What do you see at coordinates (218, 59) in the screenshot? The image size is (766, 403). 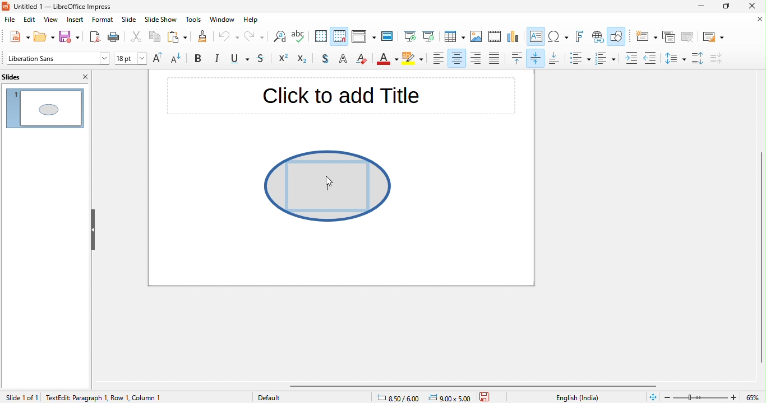 I see `italics` at bounding box center [218, 59].